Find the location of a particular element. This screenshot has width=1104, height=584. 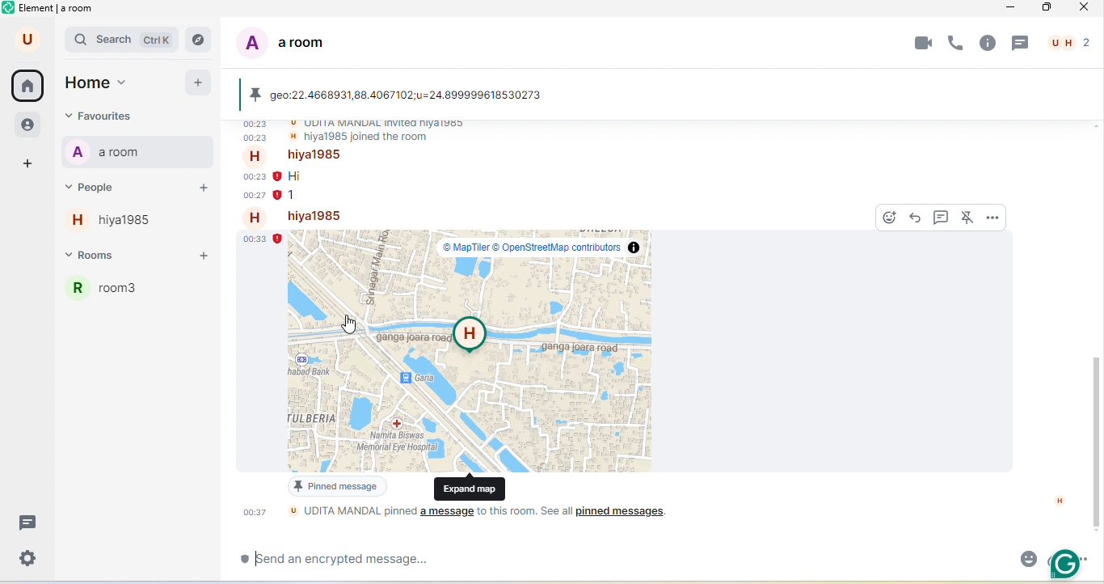

reply in thread is located at coordinates (942, 217).